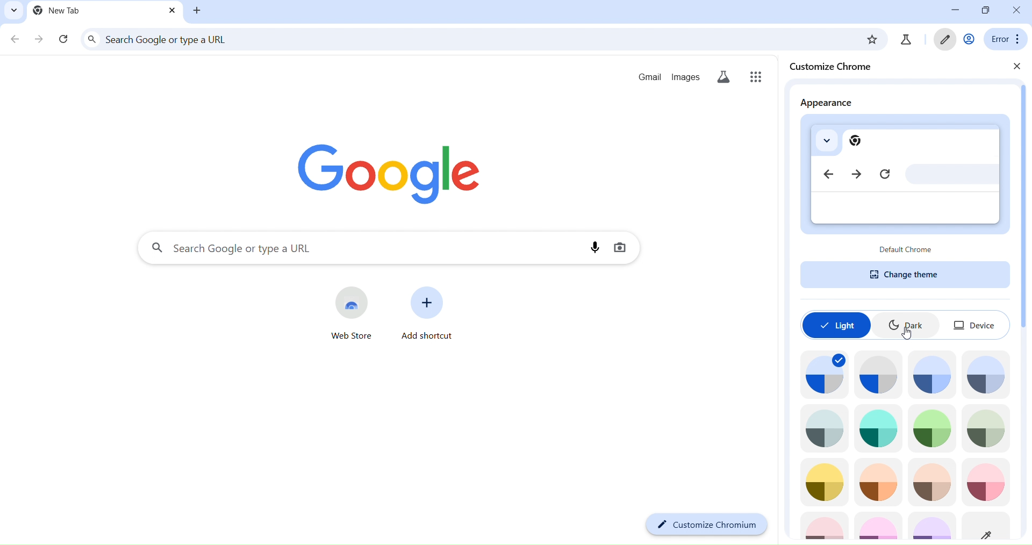 The image size is (1032, 545). I want to click on images, so click(687, 76).